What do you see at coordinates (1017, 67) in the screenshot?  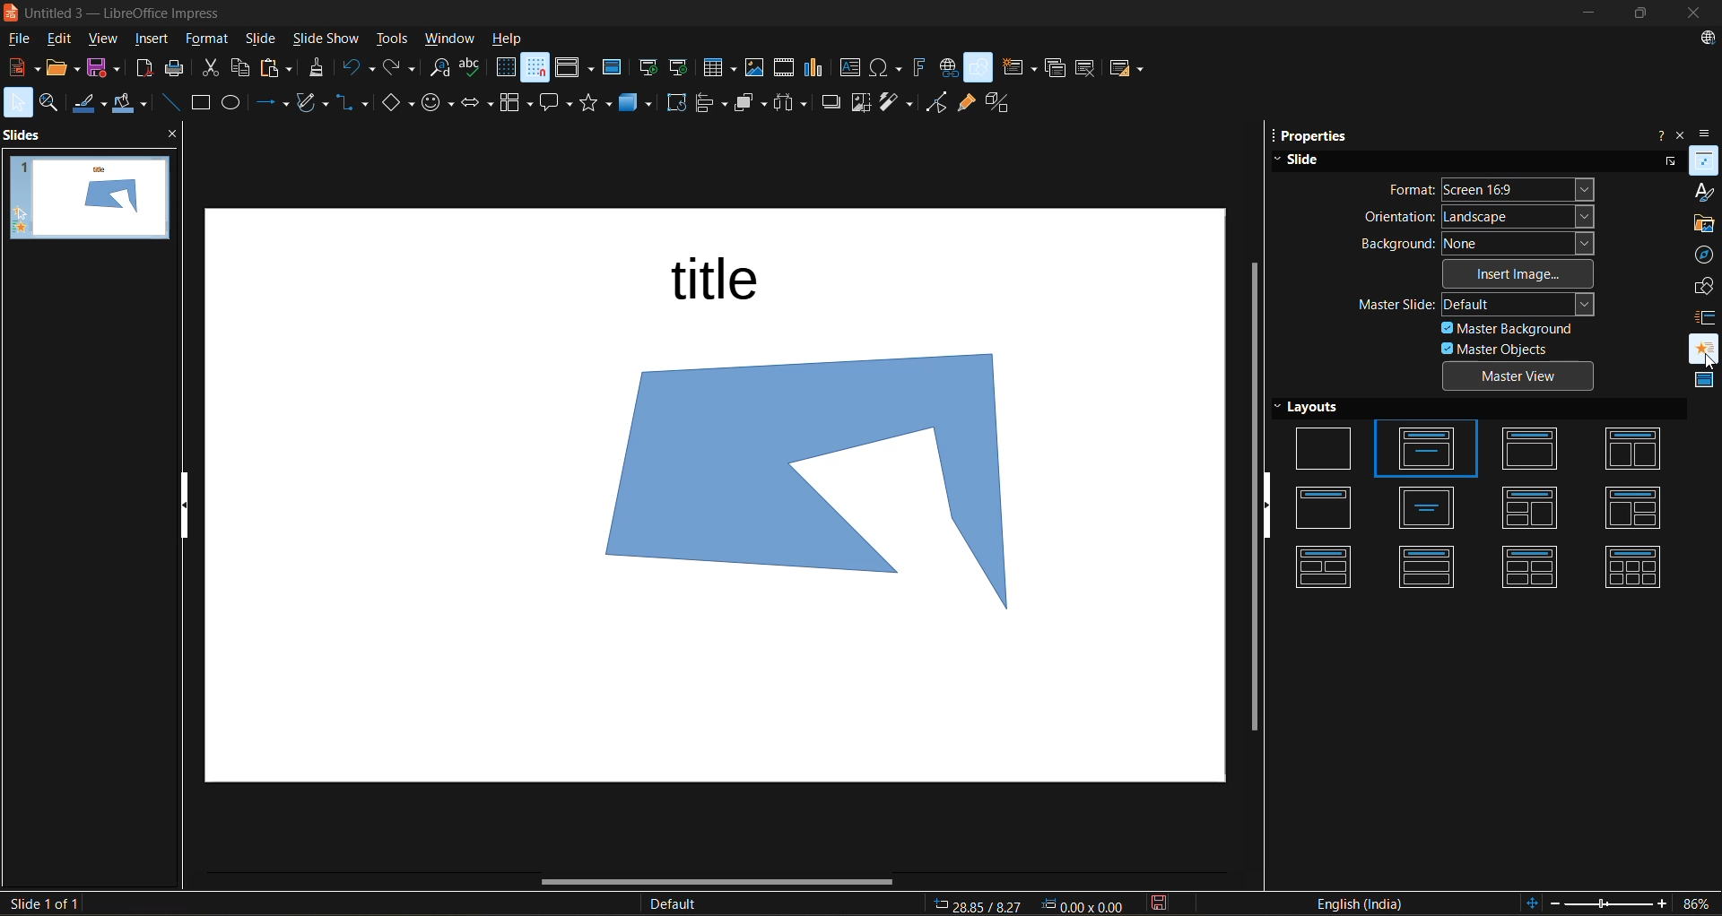 I see `new slide` at bounding box center [1017, 67].